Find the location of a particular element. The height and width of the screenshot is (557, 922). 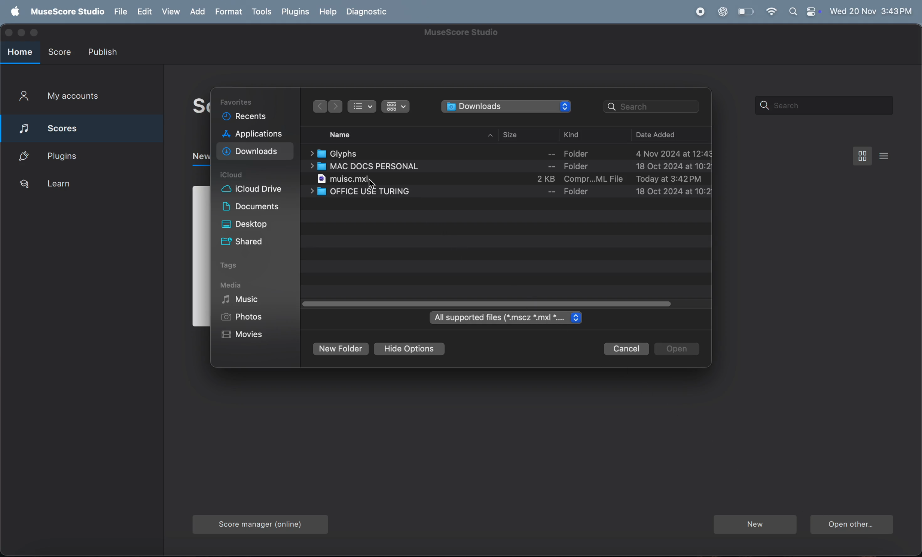

chatgpt is located at coordinates (721, 12).